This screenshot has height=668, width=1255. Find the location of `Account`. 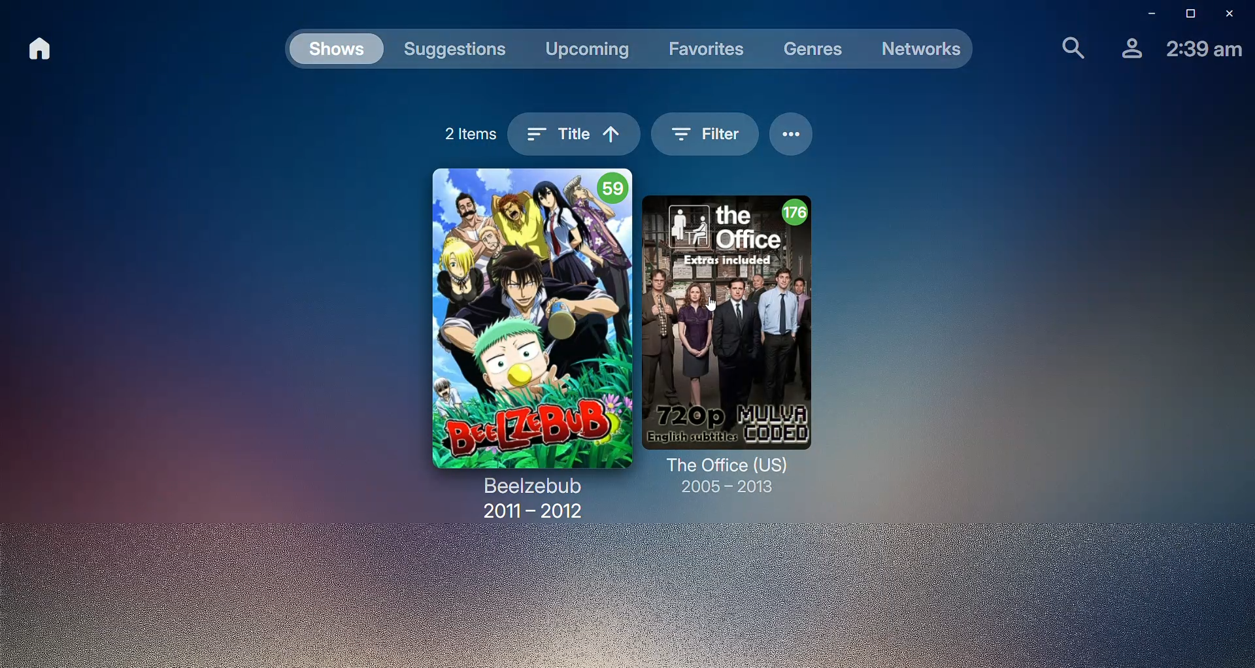

Account is located at coordinates (1128, 50).